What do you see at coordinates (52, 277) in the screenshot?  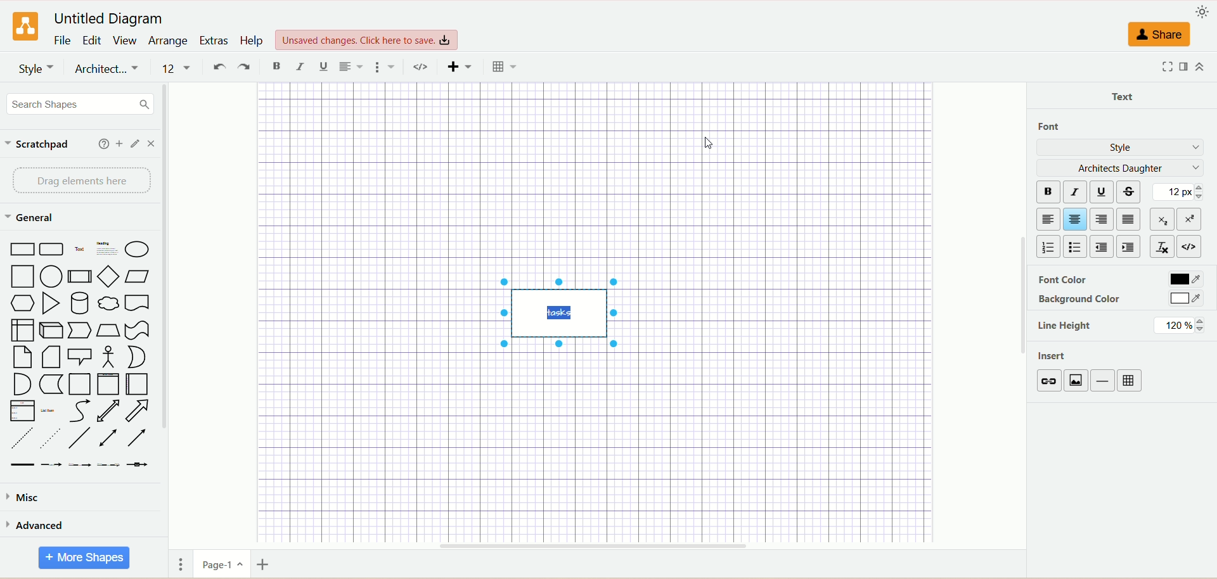 I see `Circle` at bounding box center [52, 277].